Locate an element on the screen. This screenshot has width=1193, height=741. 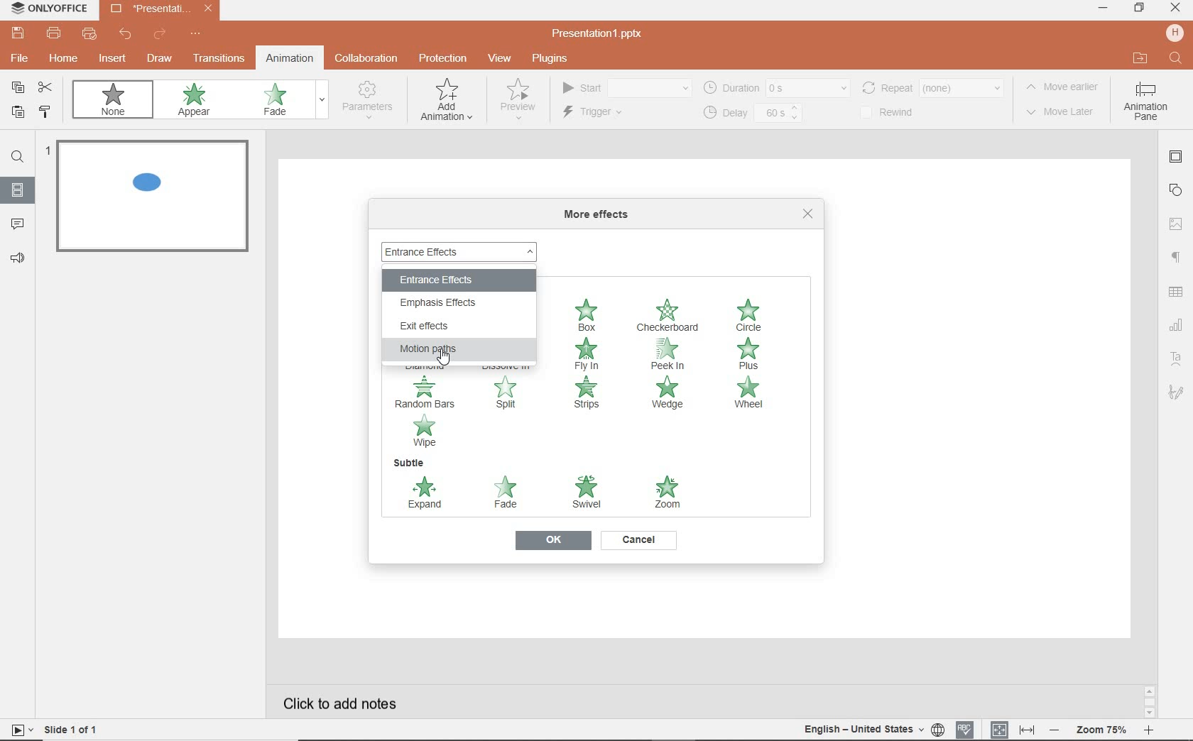
CIRCLE is located at coordinates (753, 316).